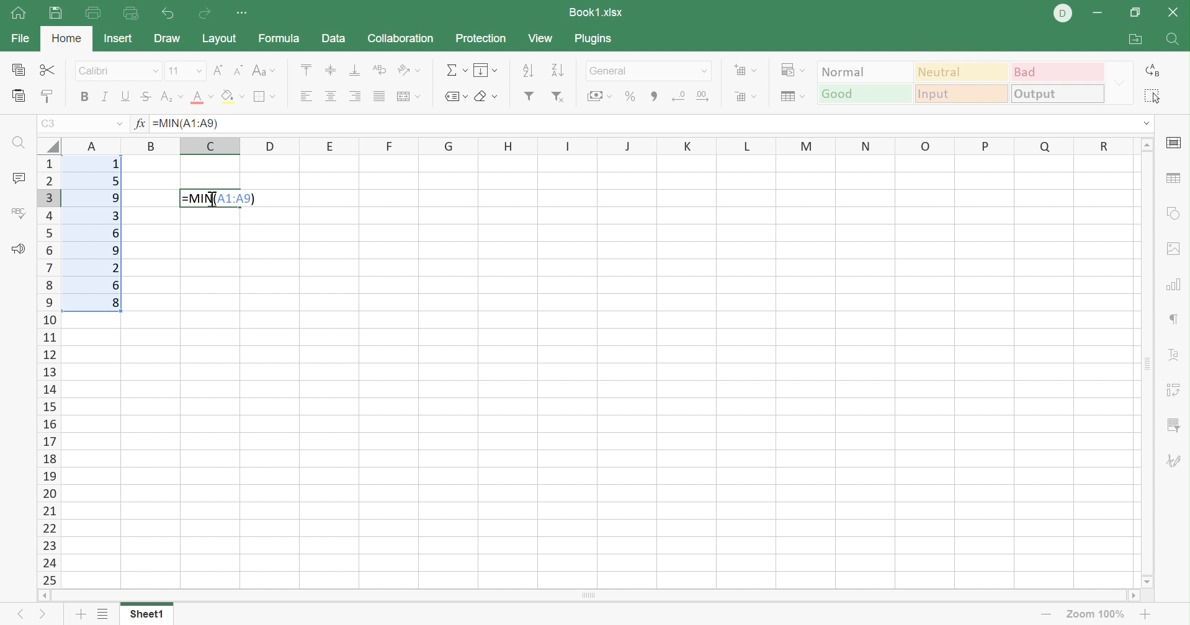 The height and width of the screenshot is (625, 1190). What do you see at coordinates (113, 166) in the screenshot?
I see `1` at bounding box center [113, 166].